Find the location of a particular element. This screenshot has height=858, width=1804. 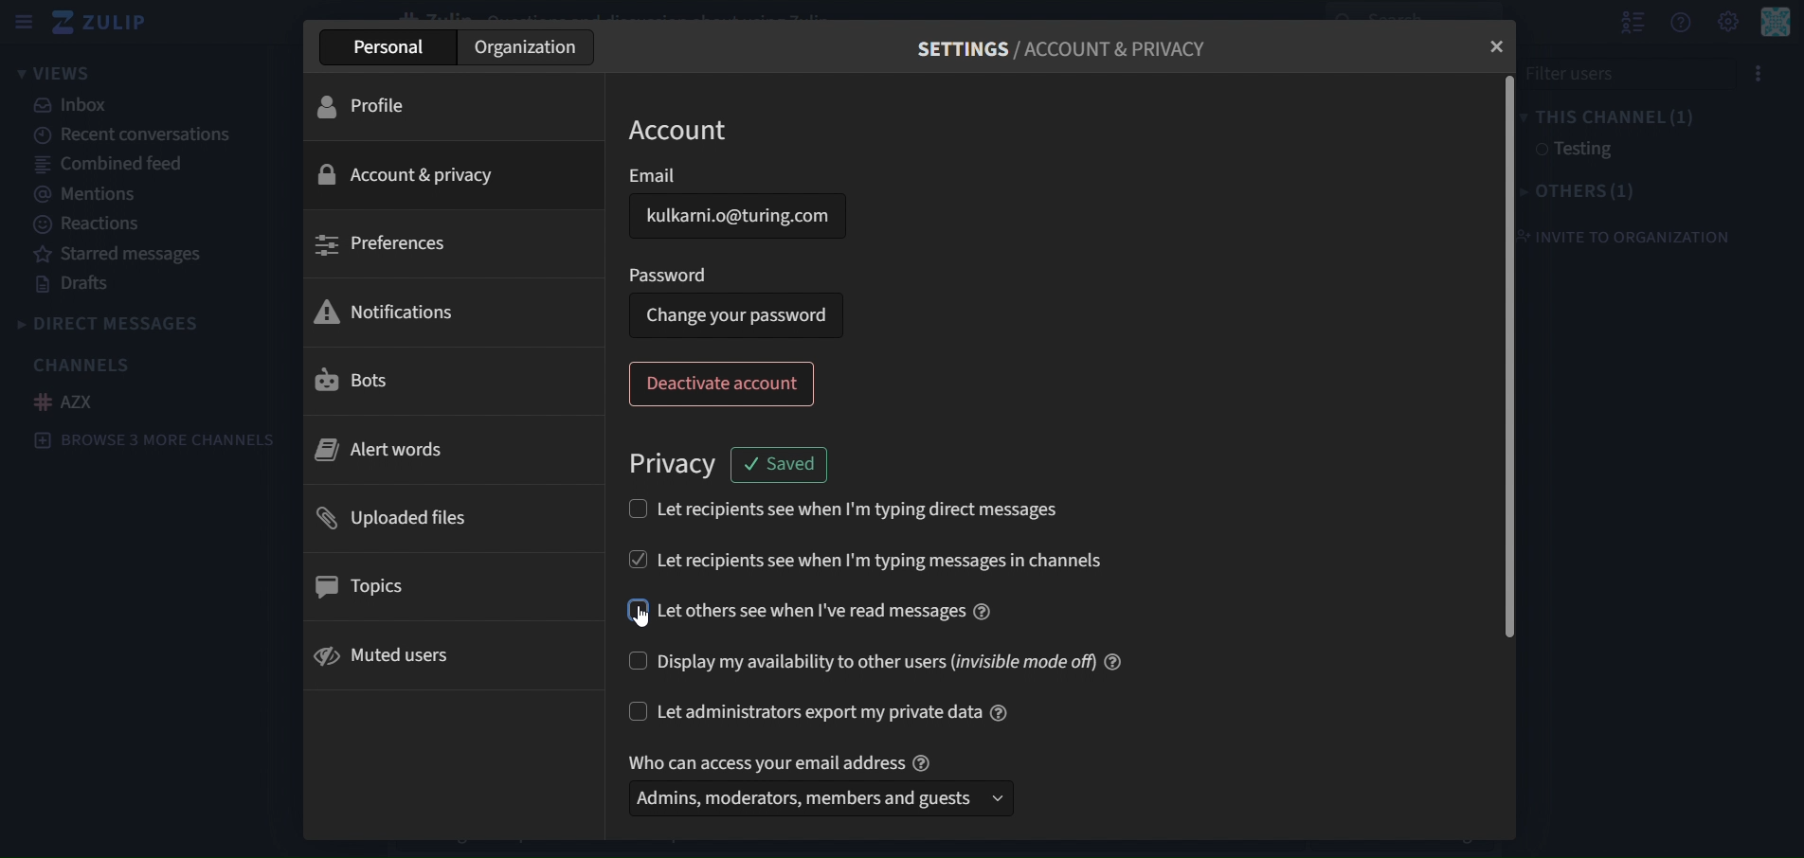

Main Menu is located at coordinates (1776, 24).